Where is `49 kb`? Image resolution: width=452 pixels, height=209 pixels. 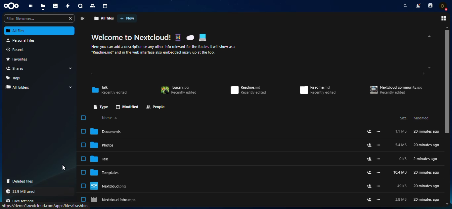
49 kb is located at coordinates (402, 186).